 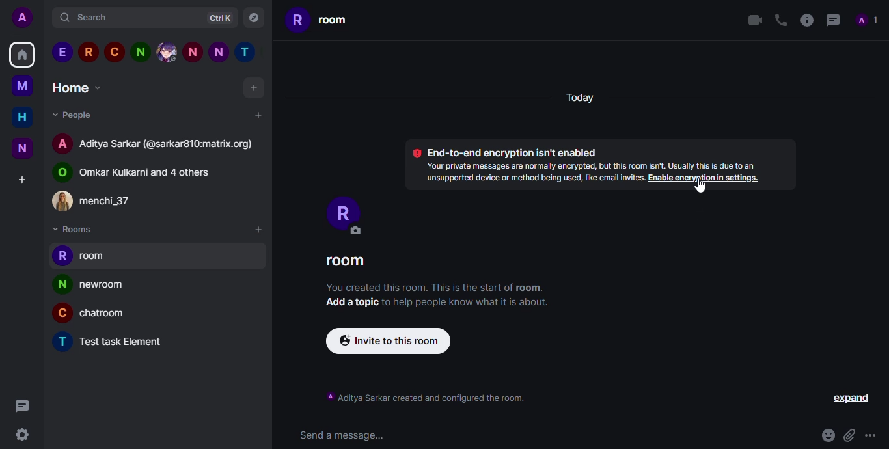 I want to click on add, so click(x=255, y=90).